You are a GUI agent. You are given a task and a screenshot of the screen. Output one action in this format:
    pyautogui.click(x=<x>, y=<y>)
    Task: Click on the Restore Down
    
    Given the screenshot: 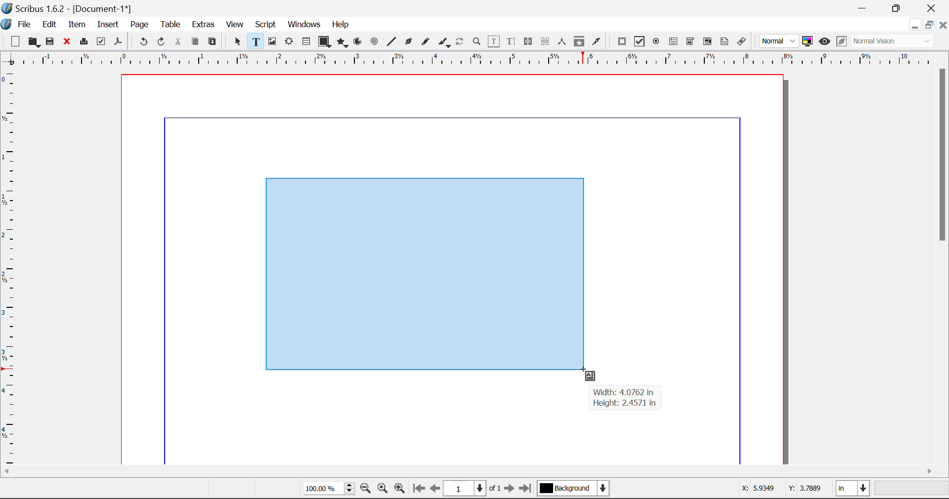 What is the action you would take?
    pyautogui.click(x=914, y=25)
    